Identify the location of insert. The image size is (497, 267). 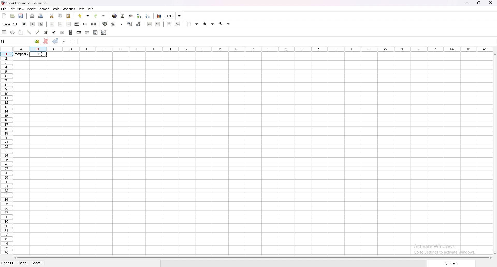
(31, 9).